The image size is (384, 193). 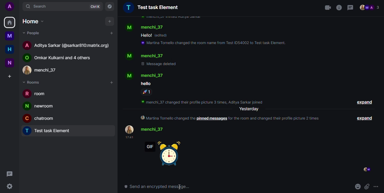 I want to click on ctrlK, so click(x=94, y=6).